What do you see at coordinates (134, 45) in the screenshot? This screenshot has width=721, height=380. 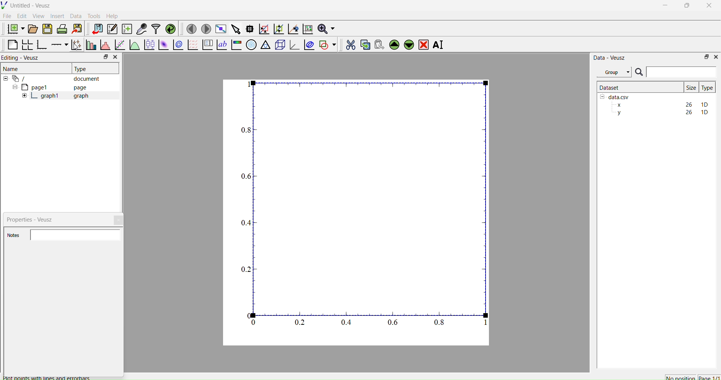 I see `Plot a function` at bounding box center [134, 45].